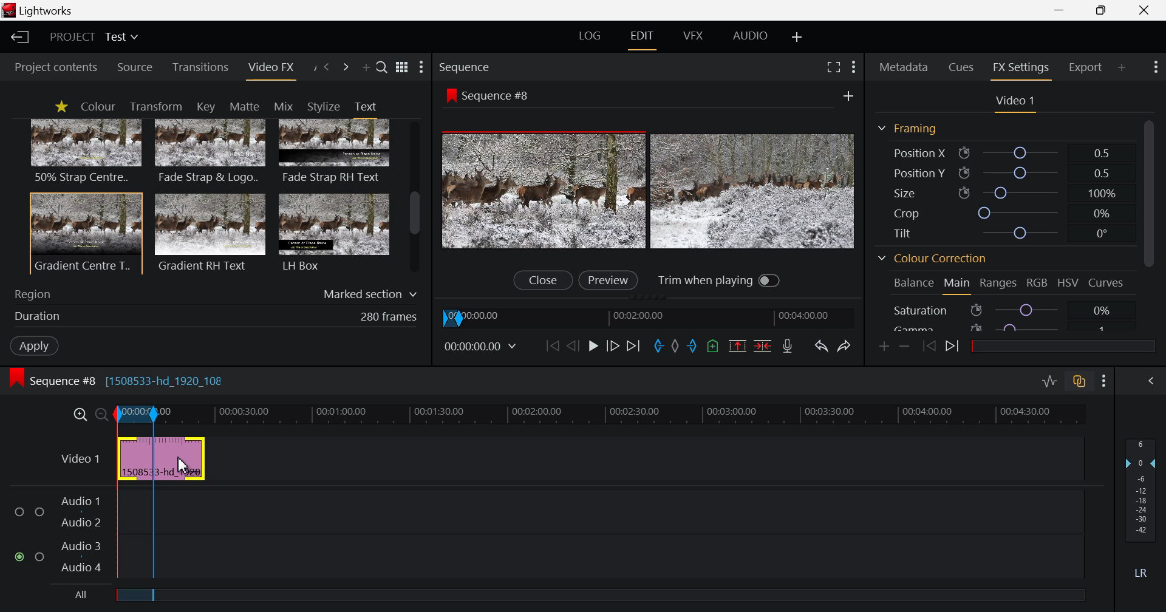  What do you see at coordinates (483, 347) in the screenshot?
I see `Frame Time` at bounding box center [483, 347].